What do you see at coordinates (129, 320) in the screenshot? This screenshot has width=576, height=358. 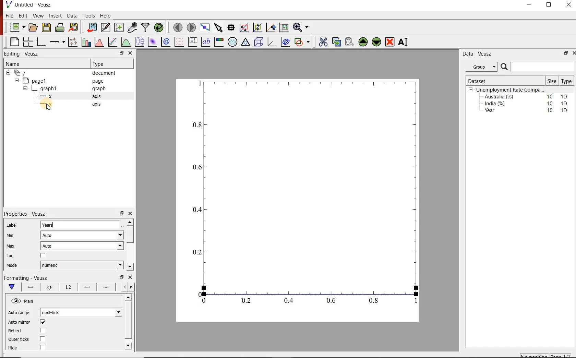 I see `scroll bar` at bounding box center [129, 320].